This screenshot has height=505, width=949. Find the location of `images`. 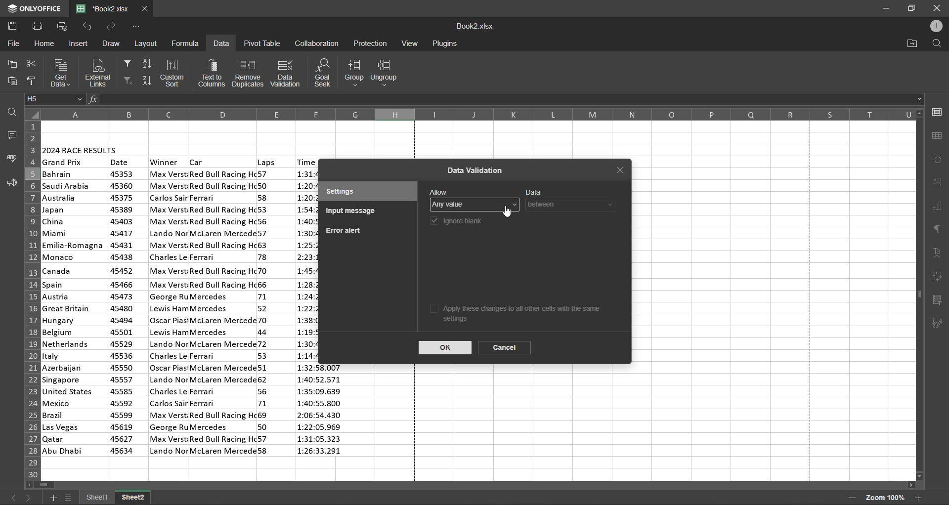

images is located at coordinates (938, 182).